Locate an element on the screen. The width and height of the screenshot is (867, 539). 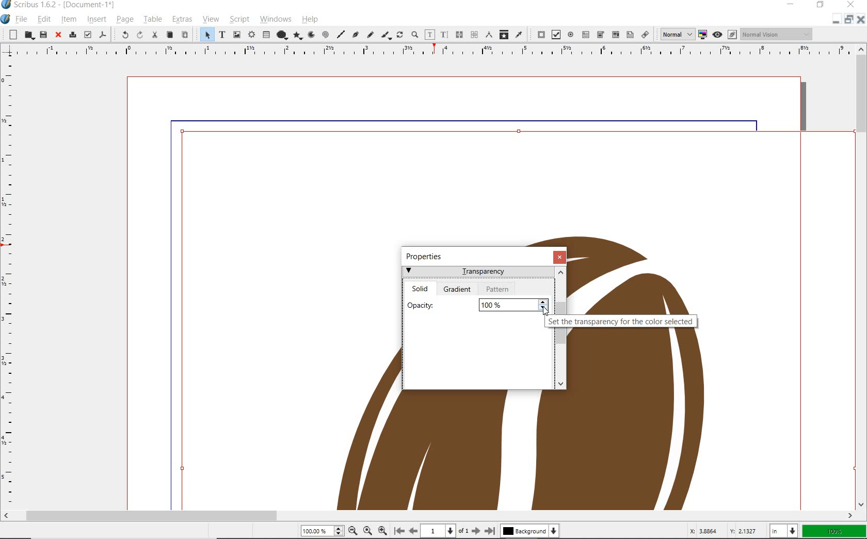
Properties is located at coordinates (427, 256).